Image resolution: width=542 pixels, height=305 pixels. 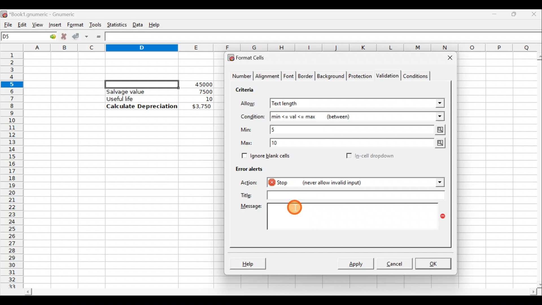 What do you see at coordinates (432, 263) in the screenshot?
I see `OK` at bounding box center [432, 263].